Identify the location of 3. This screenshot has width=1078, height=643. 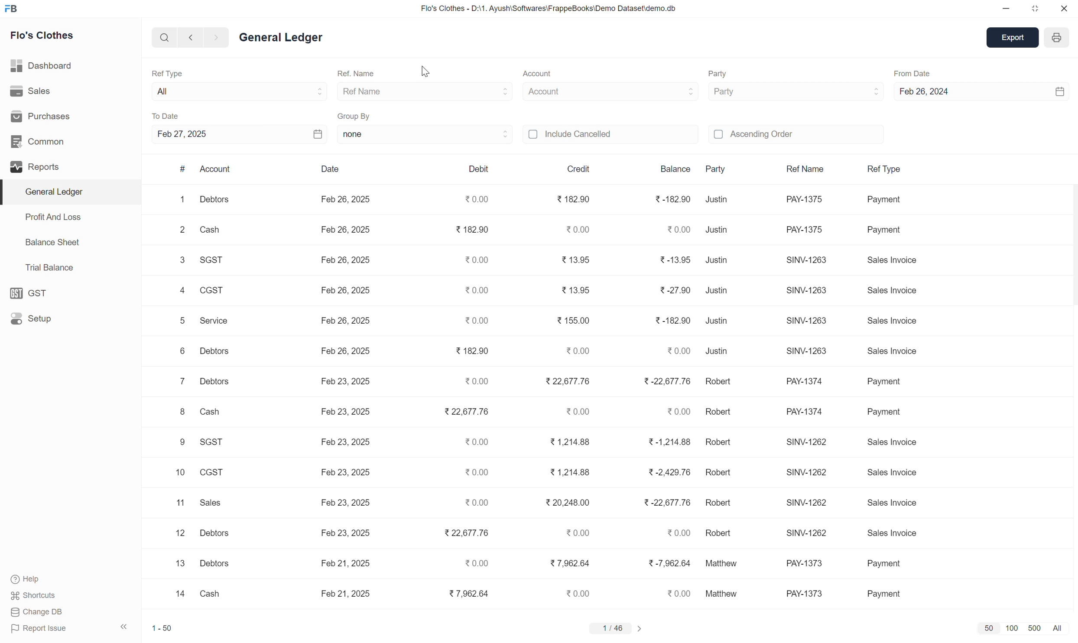
(182, 259).